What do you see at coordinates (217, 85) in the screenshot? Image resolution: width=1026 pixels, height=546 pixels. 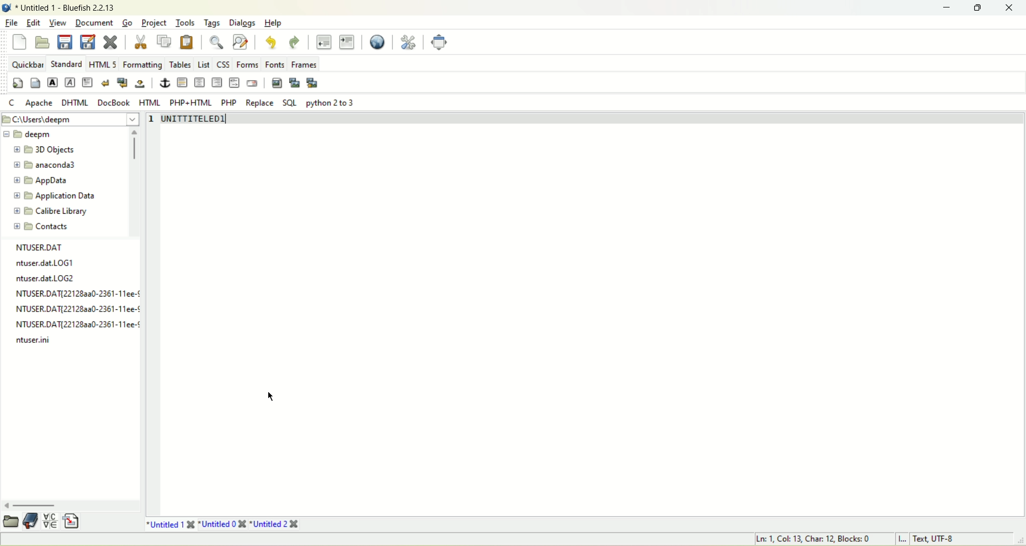 I see `right justify ` at bounding box center [217, 85].